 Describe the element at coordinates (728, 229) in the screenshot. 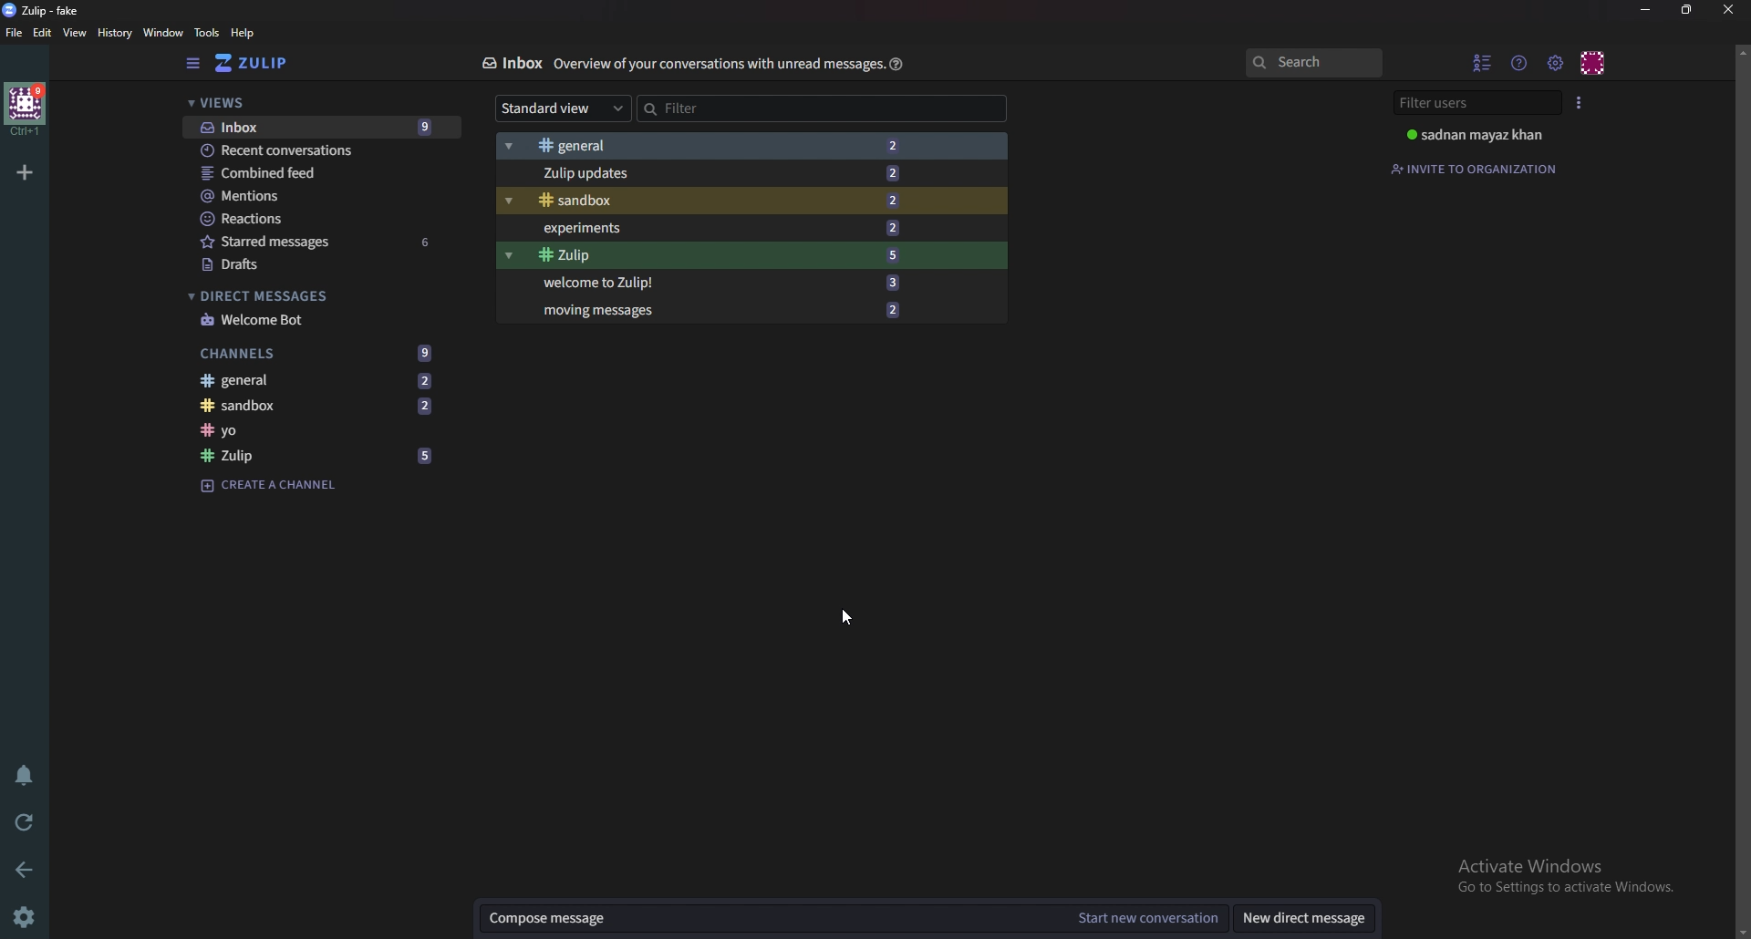

I see `Experiments` at that location.